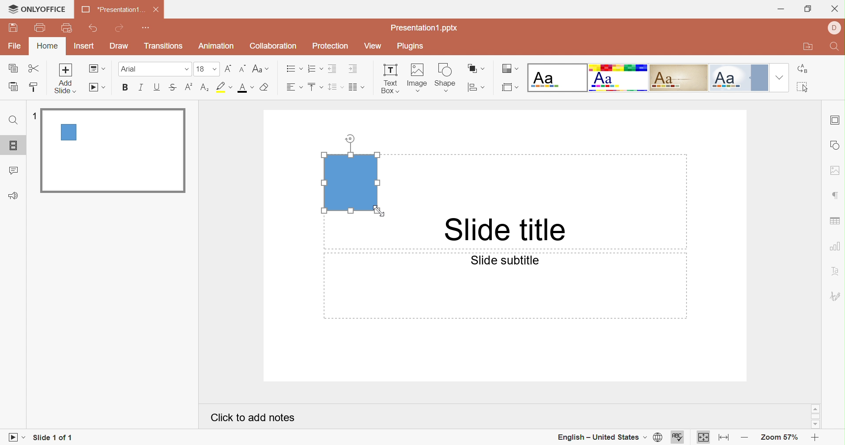  What do you see at coordinates (380, 212) in the screenshot?
I see `cursor` at bounding box center [380, 212].